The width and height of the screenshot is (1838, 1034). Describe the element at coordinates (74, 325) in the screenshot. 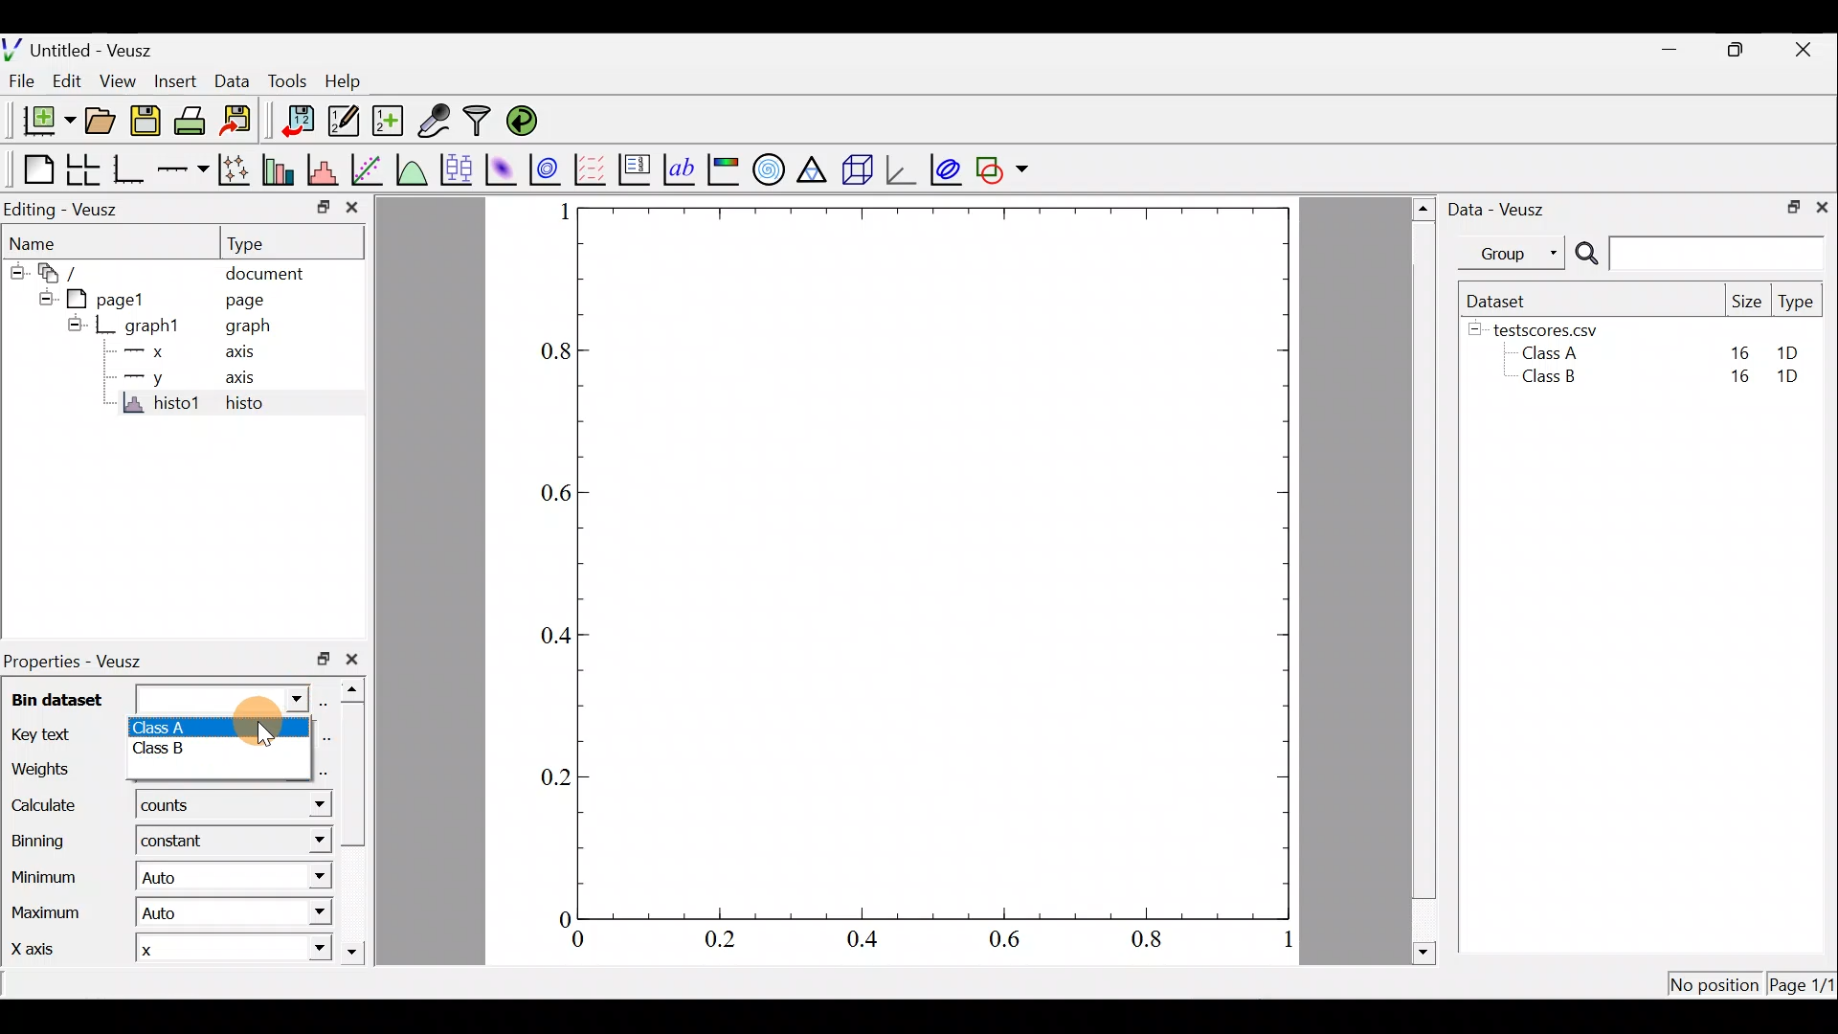

I see `hide` at that location.